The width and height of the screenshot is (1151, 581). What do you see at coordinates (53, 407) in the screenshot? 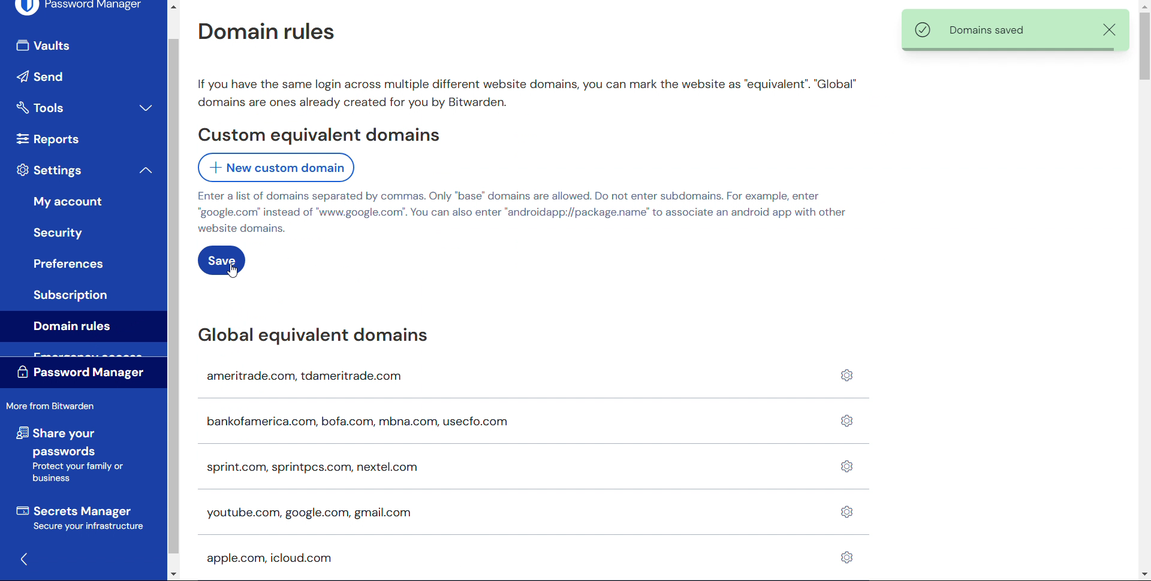
I see `More from Bit Warden` at bounding box center [53, 407].